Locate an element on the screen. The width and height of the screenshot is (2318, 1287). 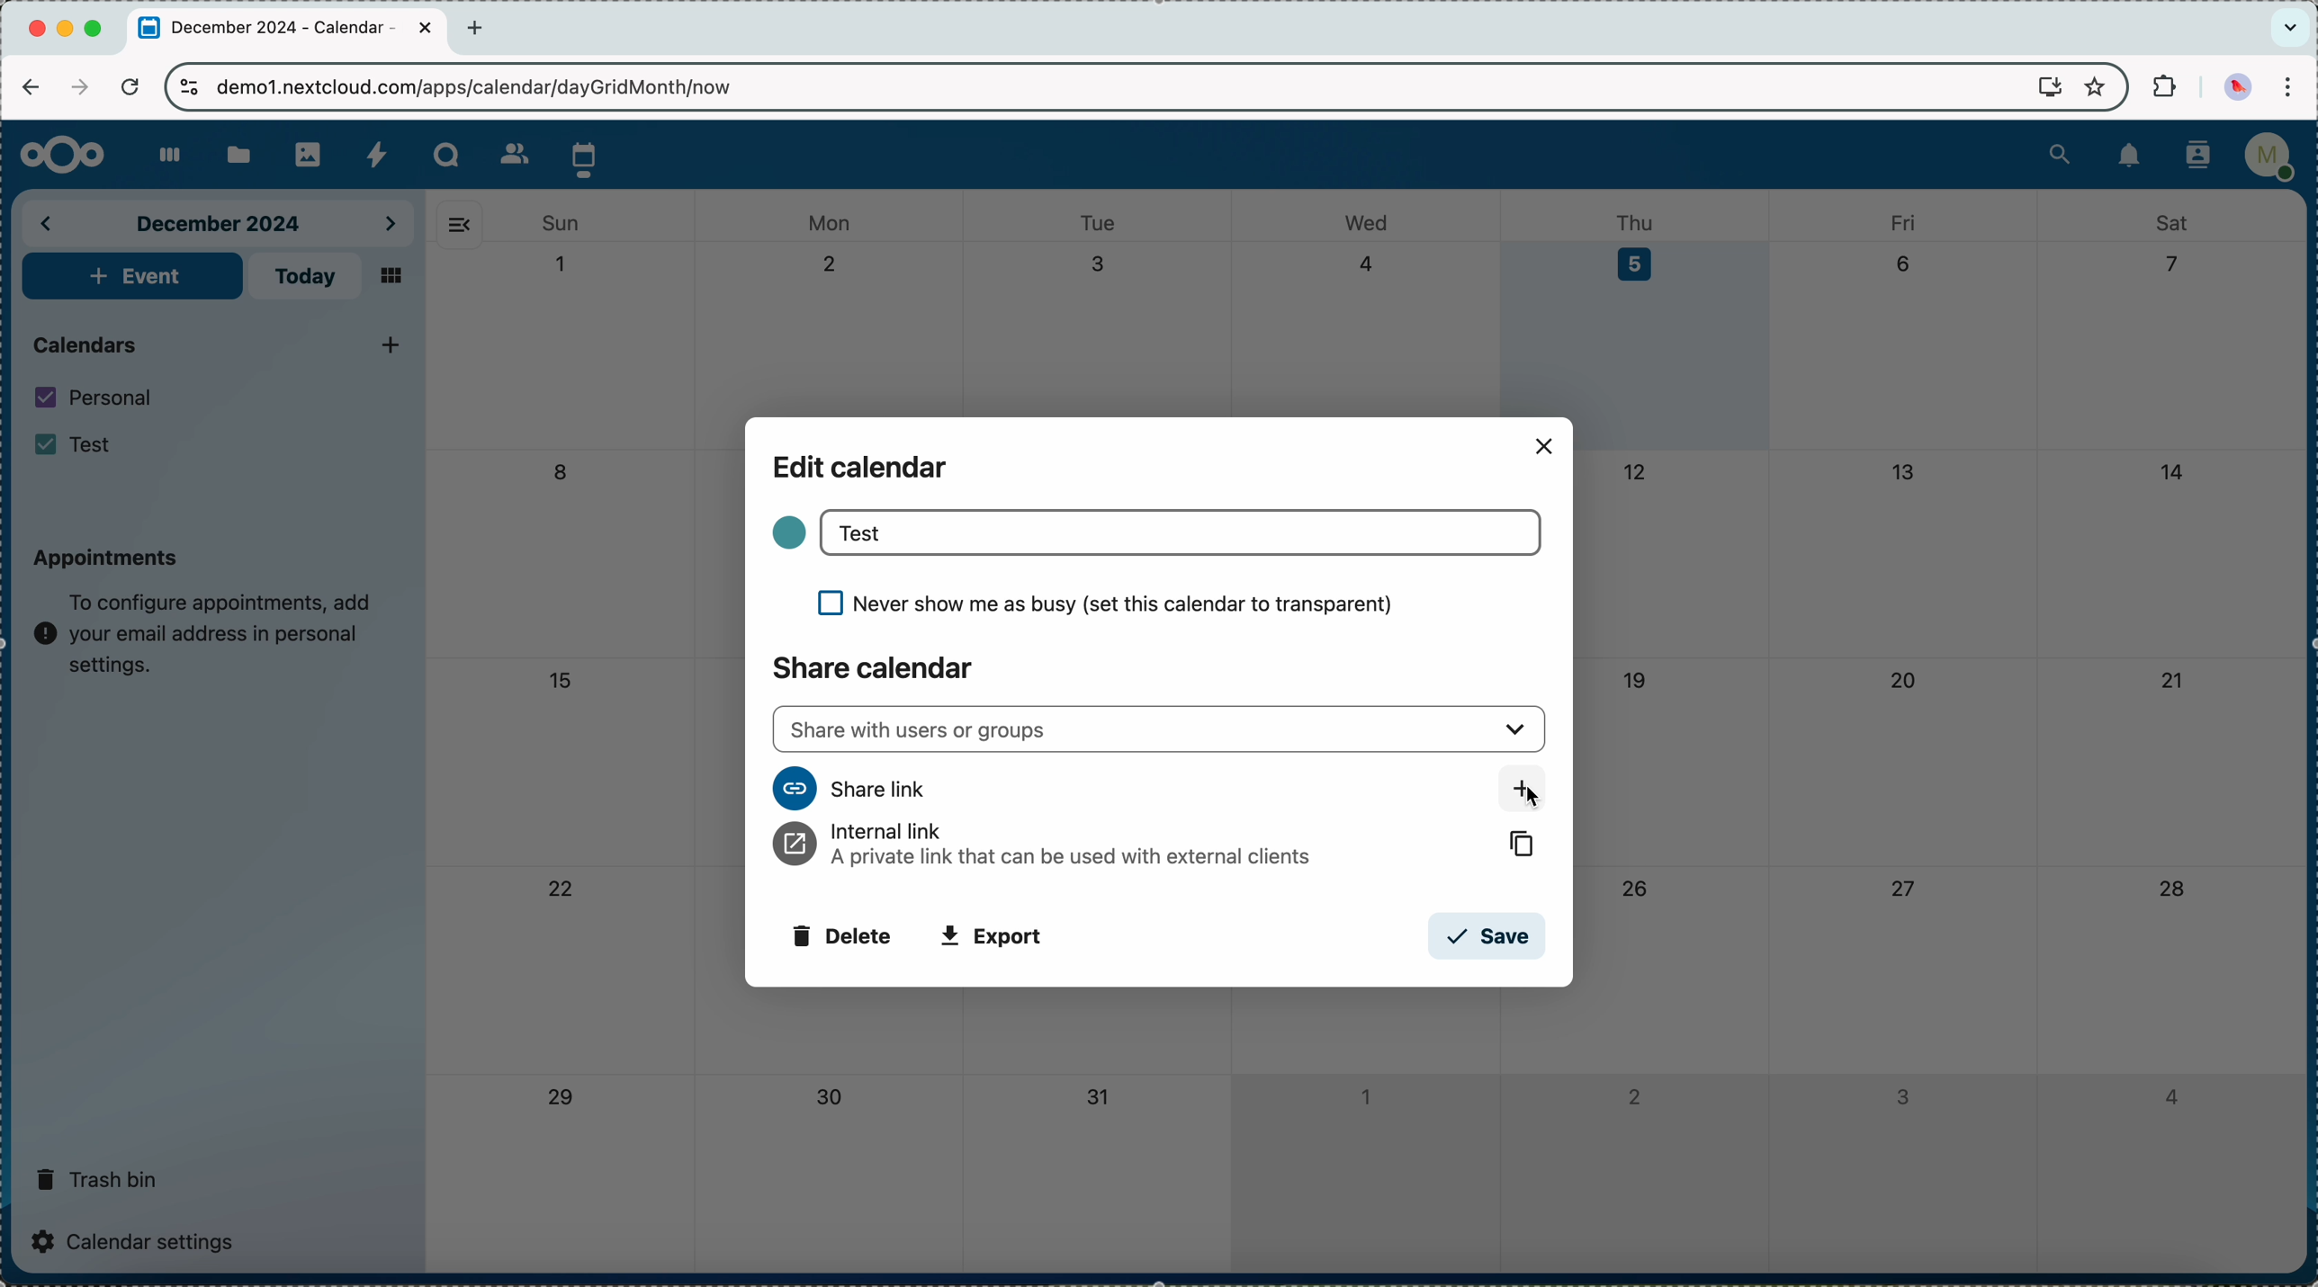
close popup is located at coordinates (1546, 445).